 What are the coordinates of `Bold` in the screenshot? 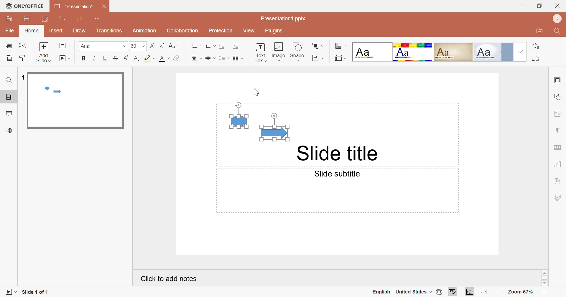 It's located at (83, 59).